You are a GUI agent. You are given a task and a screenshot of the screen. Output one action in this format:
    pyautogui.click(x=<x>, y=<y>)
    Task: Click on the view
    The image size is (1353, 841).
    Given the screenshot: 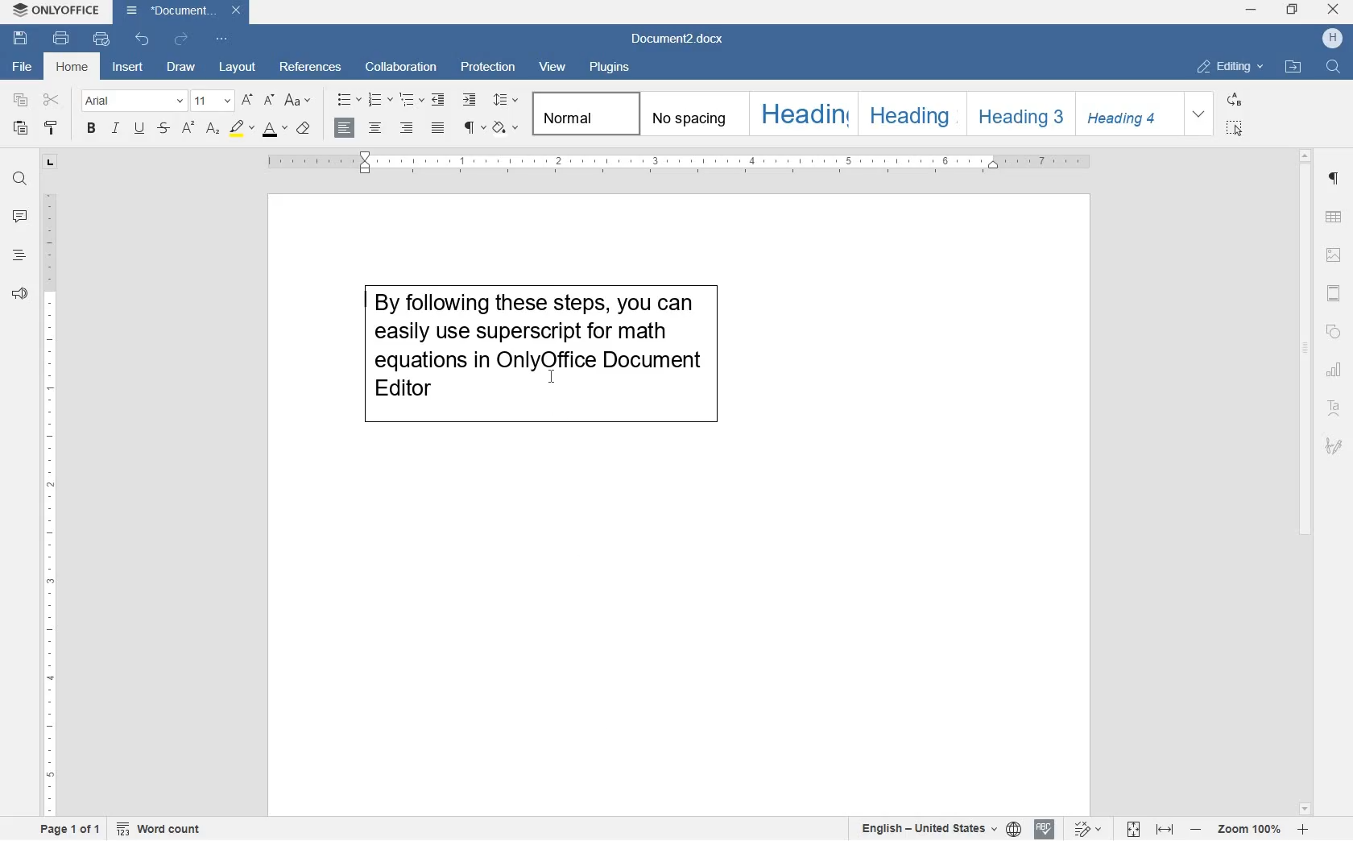 What is the action you would take?
    pyautogui.click(x=553, y=68)
    